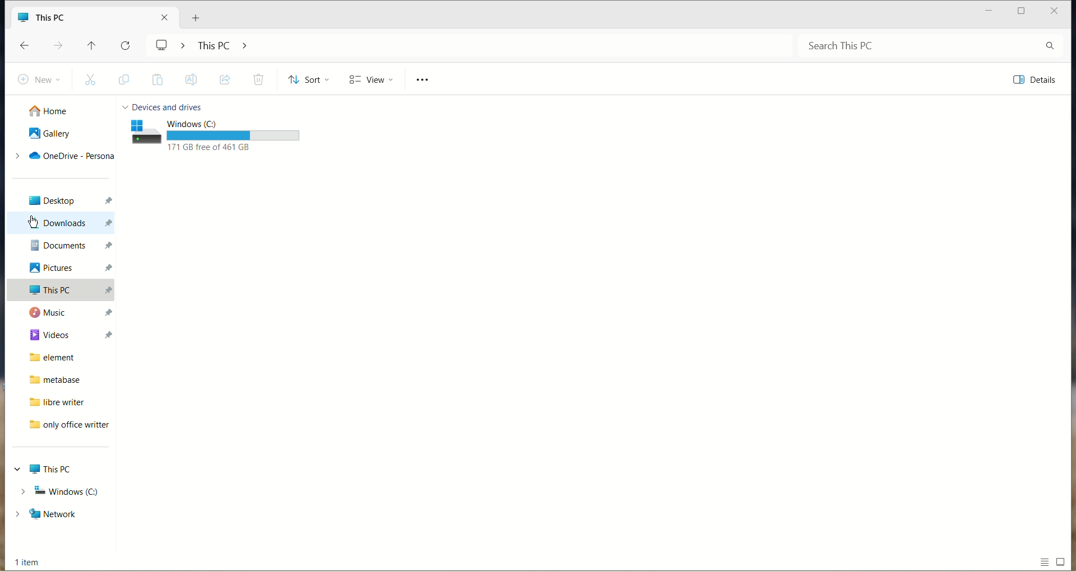  What do you see at coordinates (474, 45) in the screenshot?
I see `address bar` at bounding box center [474, 45].